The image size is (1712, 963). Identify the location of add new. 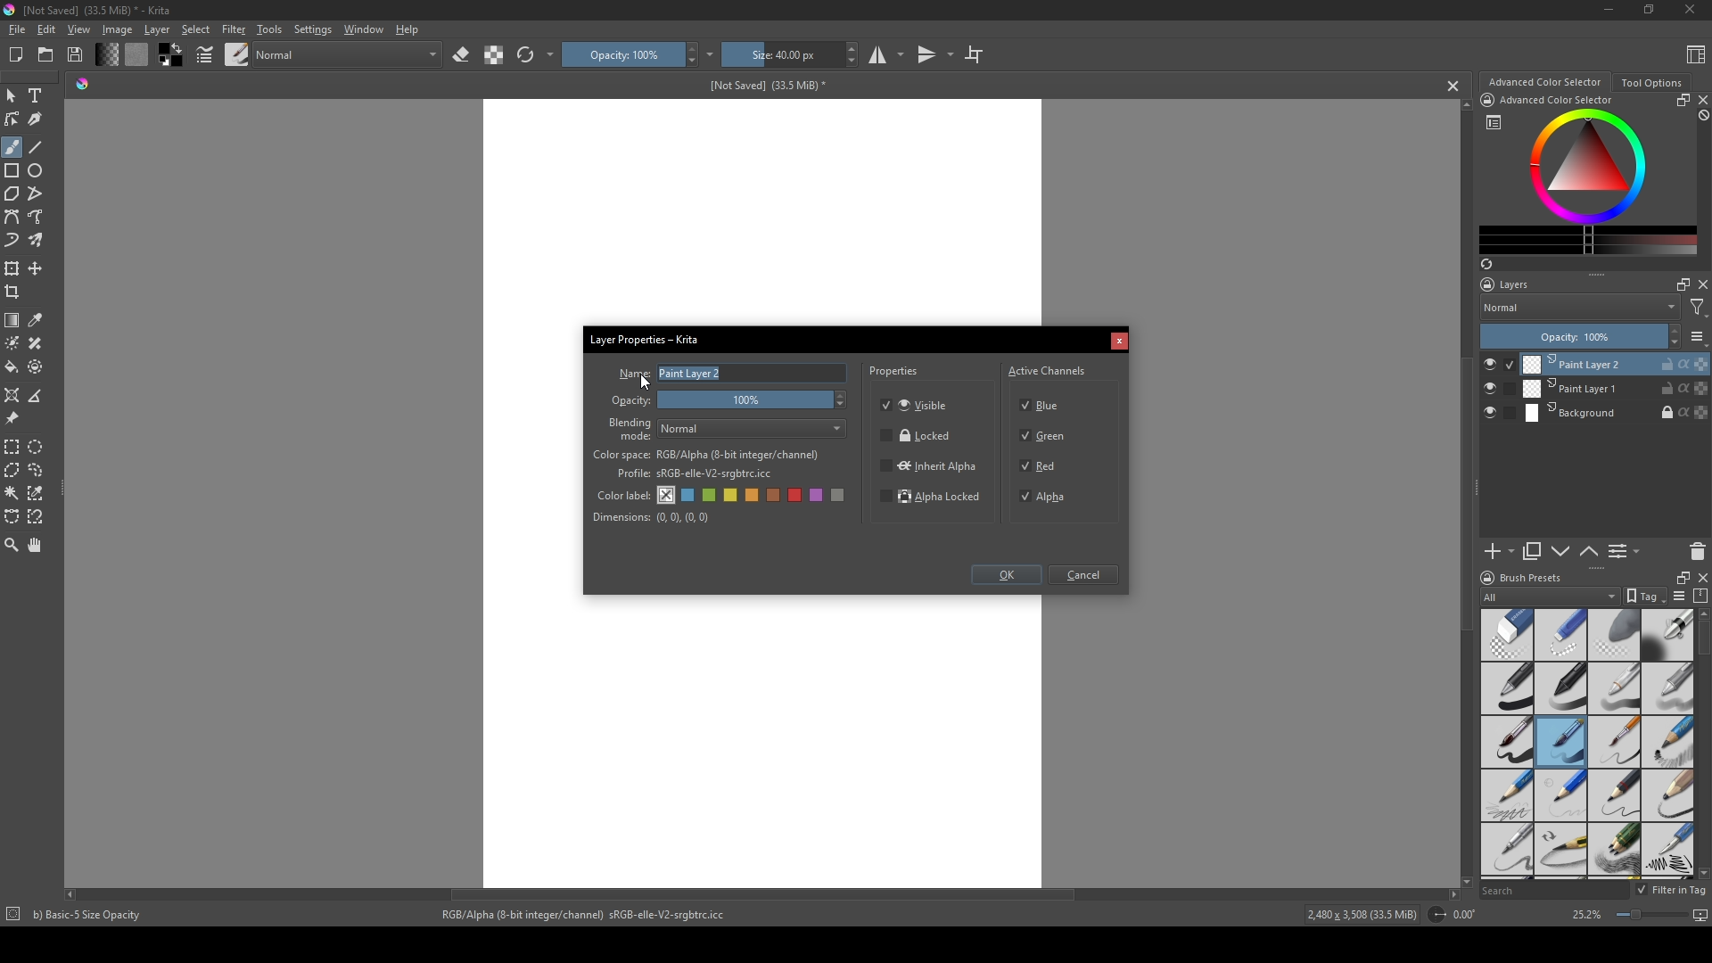
(1498, 552).